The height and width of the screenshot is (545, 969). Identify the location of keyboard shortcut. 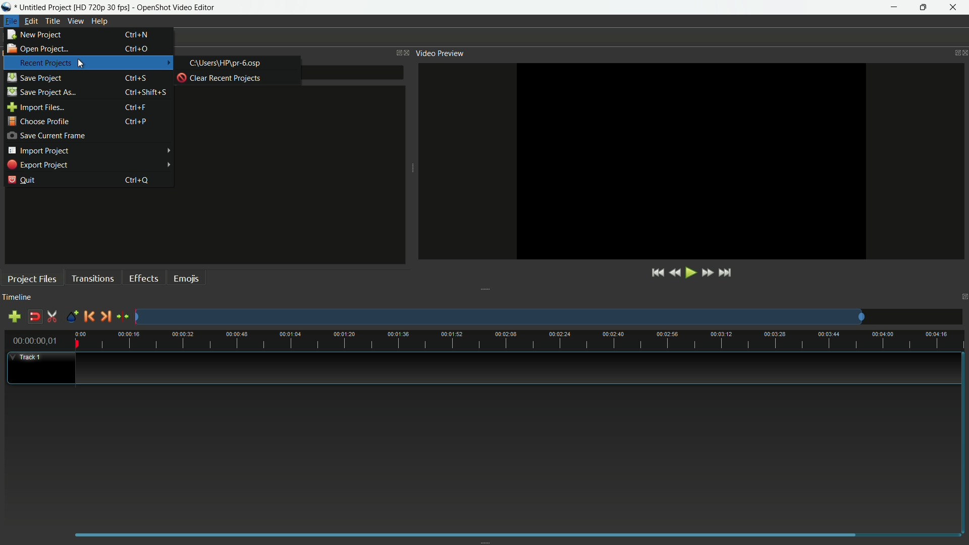
(137, 180).